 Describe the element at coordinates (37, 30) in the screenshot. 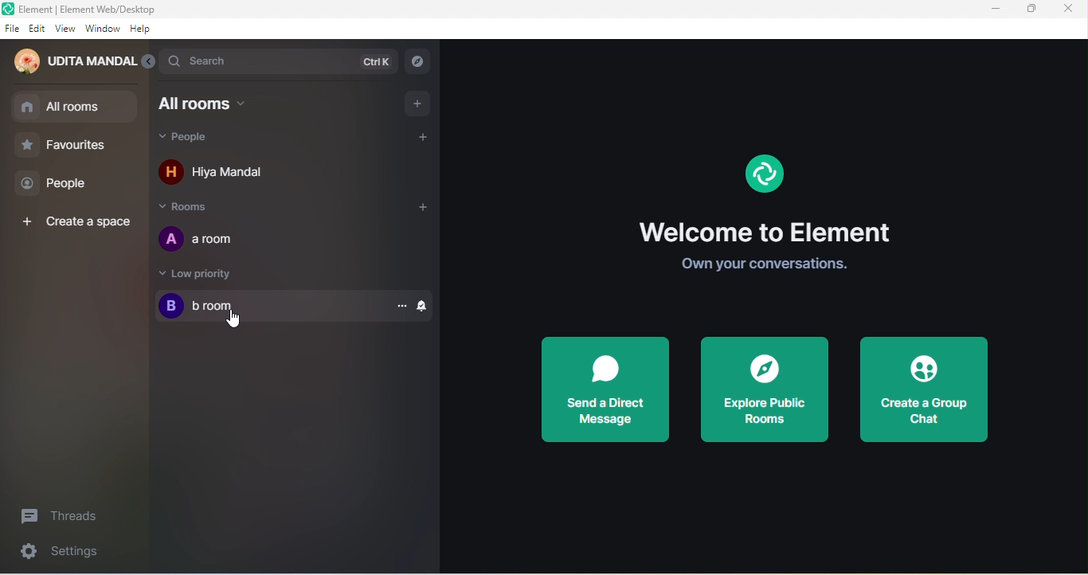

I see `edit` at that location.